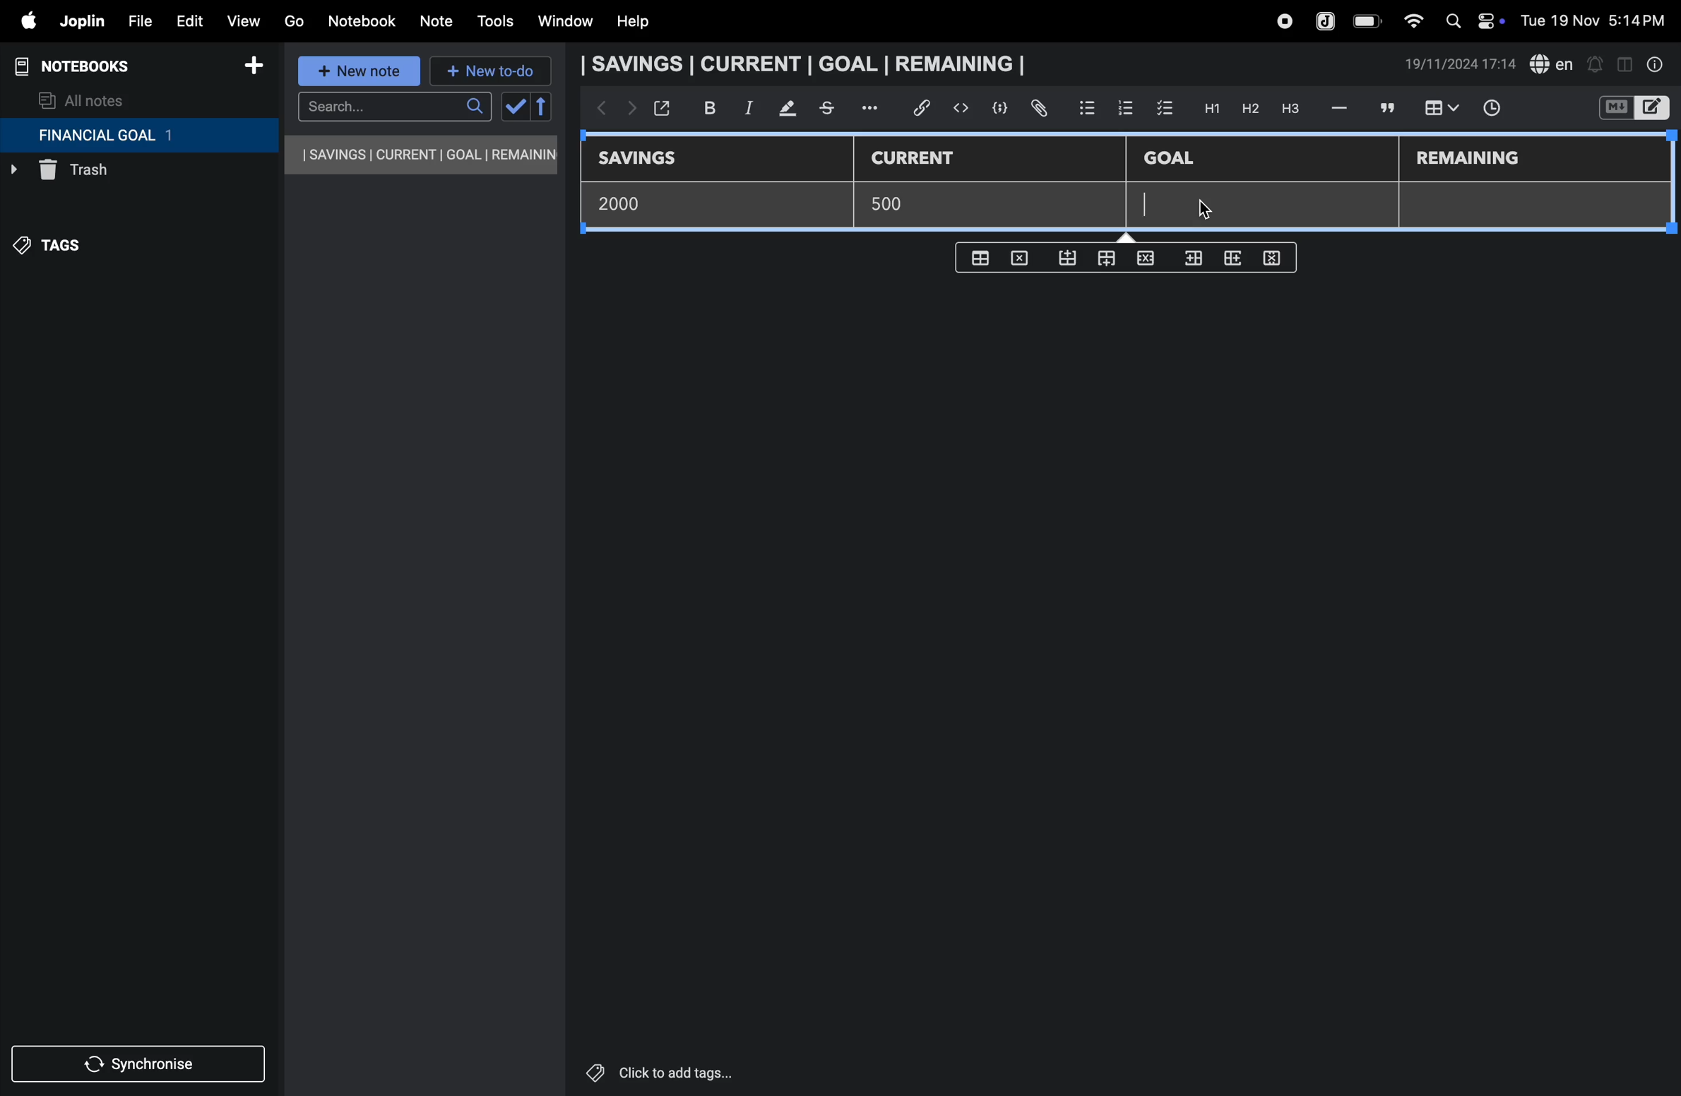 The height and width of the screenshot is (1096, 1681). I want to click on comment, so click(1385, 107).